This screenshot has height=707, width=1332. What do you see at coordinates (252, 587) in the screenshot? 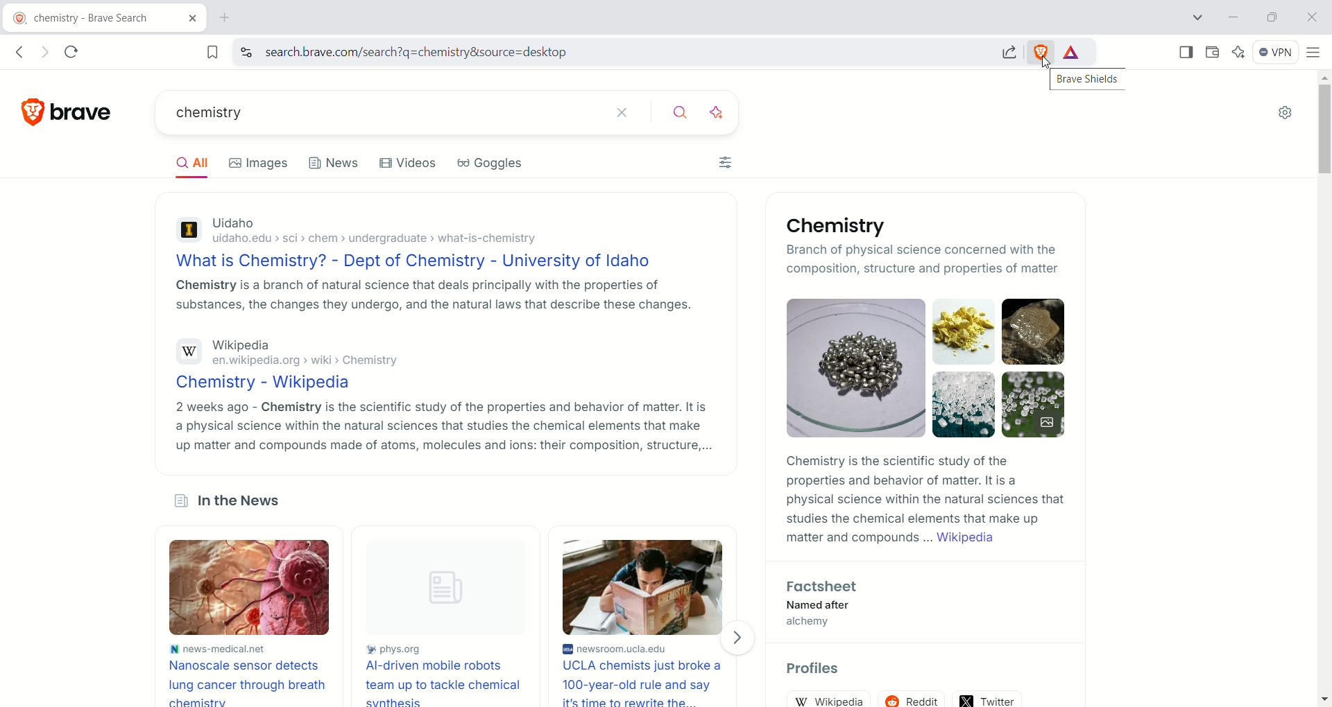
I see `image related to lung cancer` at bounding box center [252, 587].